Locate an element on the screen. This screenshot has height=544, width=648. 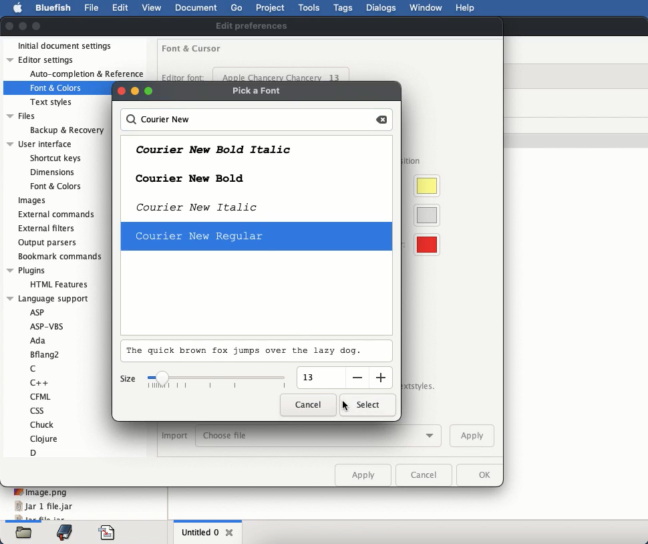
external commands is located at coordinates (56, 215).